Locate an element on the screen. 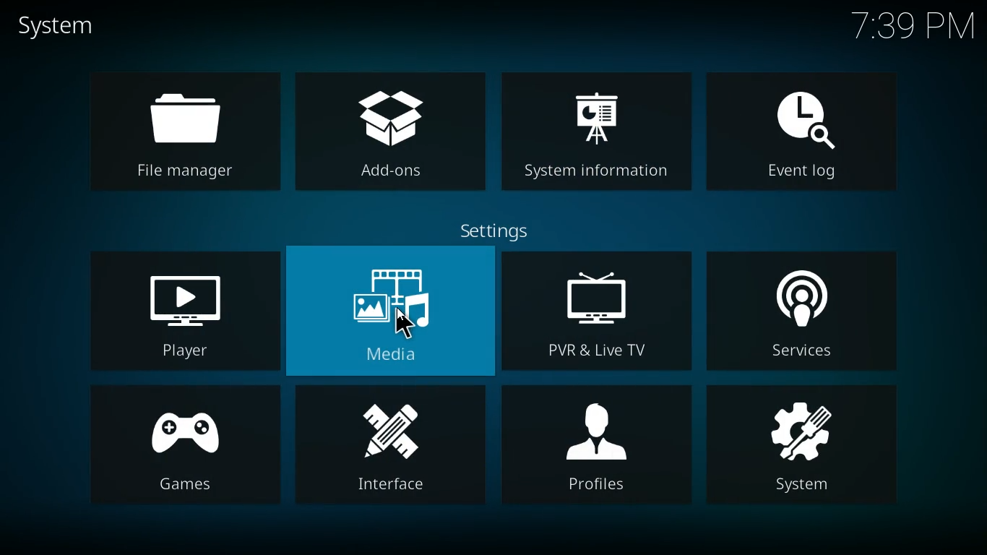 This screenshot has width=987, height=555. services is located at coordinates (803, 312).